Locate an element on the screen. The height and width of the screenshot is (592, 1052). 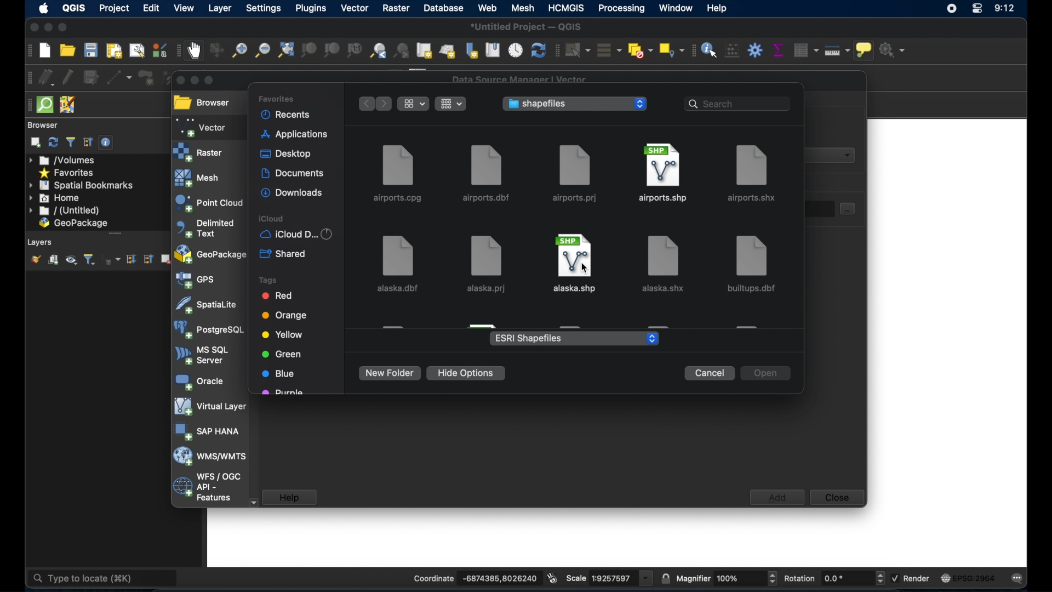
zoom next is located at coordinates (403, 50).